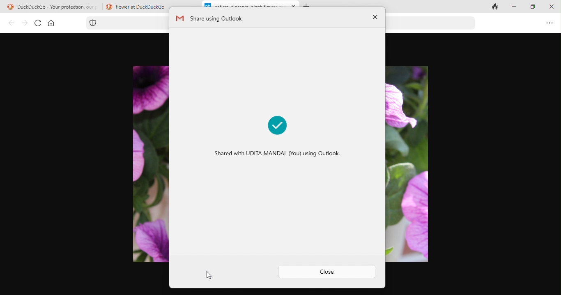 This screenshot has width=561, height=295. I want to click on option, so click(550, 24).